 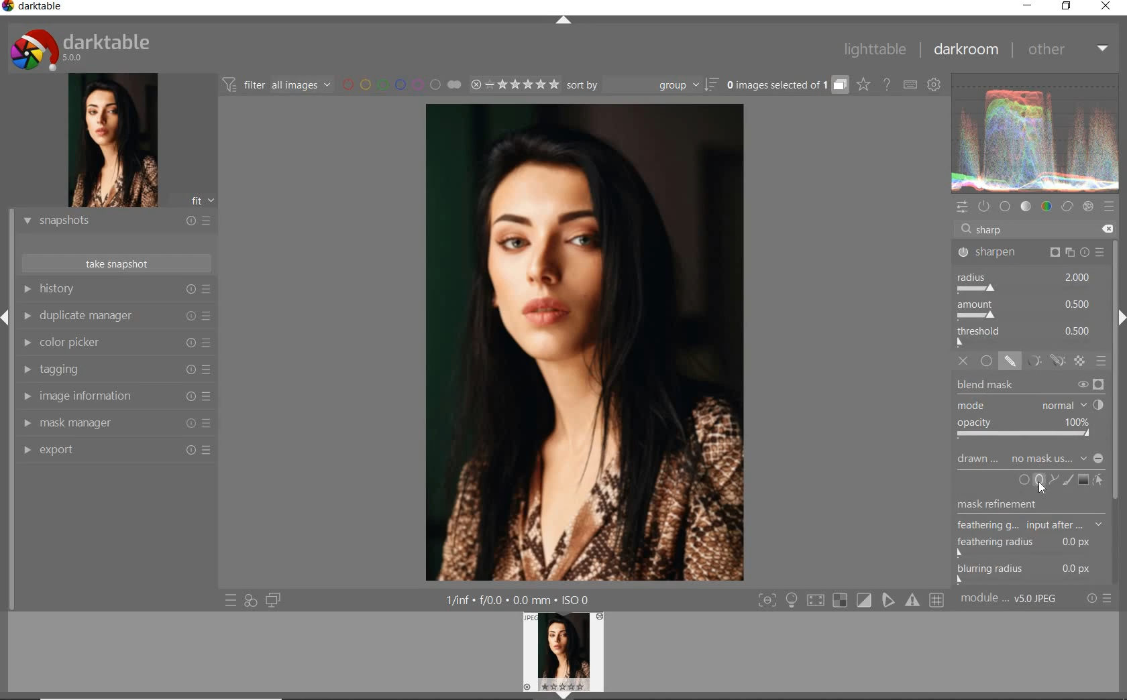 What do you see at coordinates (1099, 599) in the screenshot?
I see `reset or presets and preferences` at bounding box center [1099, 599].